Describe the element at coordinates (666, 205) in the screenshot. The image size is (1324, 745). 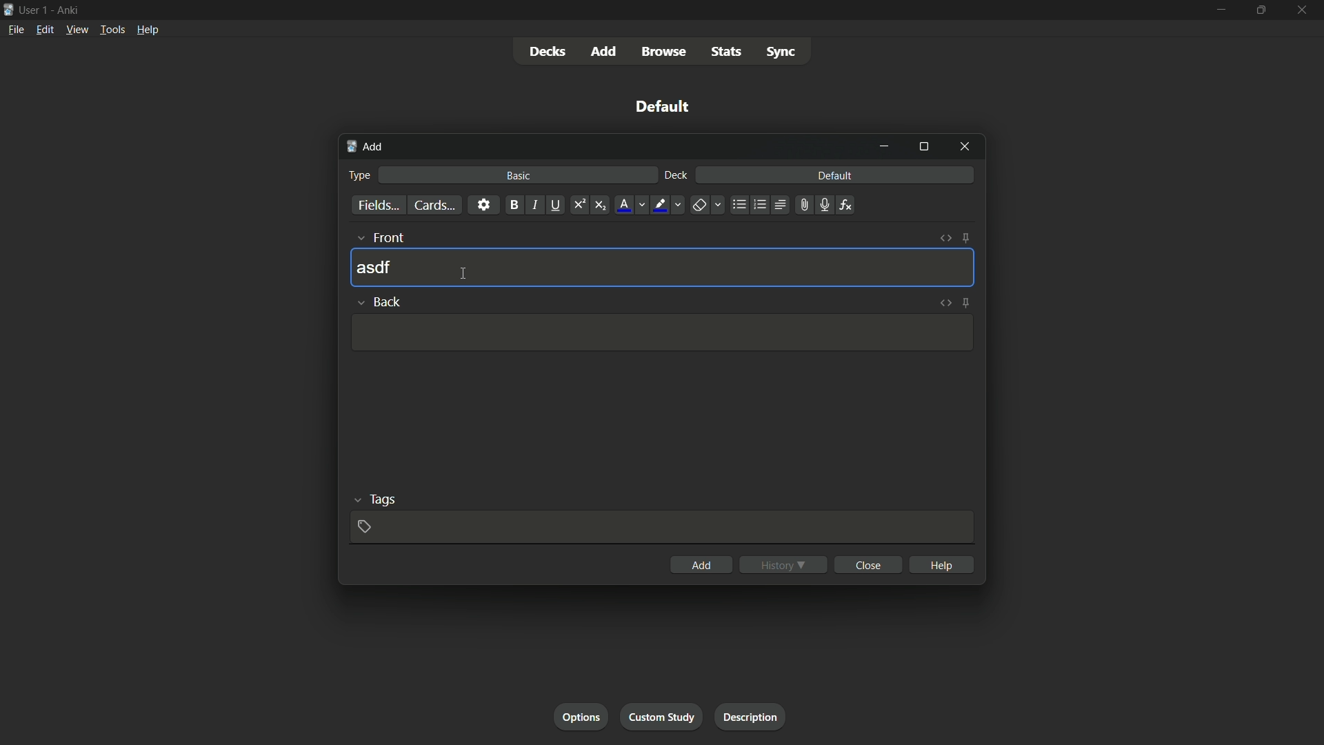
I see `text highlight` at that location.